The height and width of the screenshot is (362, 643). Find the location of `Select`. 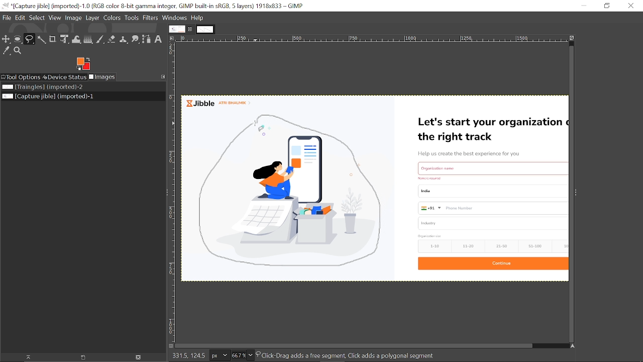

Select is located at coordinates (37, 18).